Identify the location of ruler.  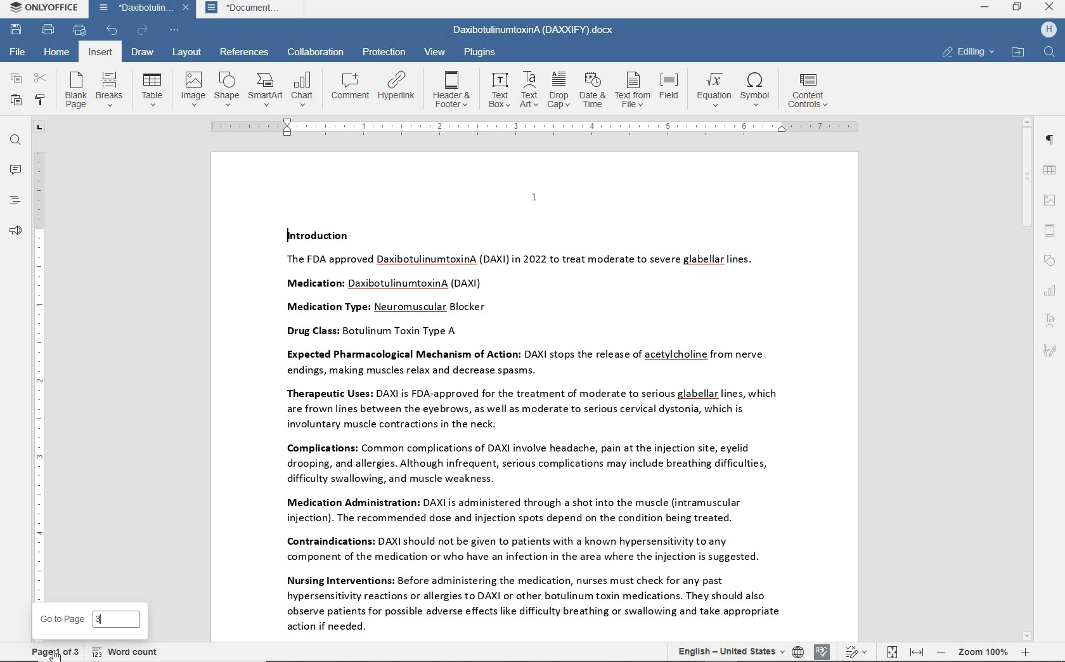
(39, 375).